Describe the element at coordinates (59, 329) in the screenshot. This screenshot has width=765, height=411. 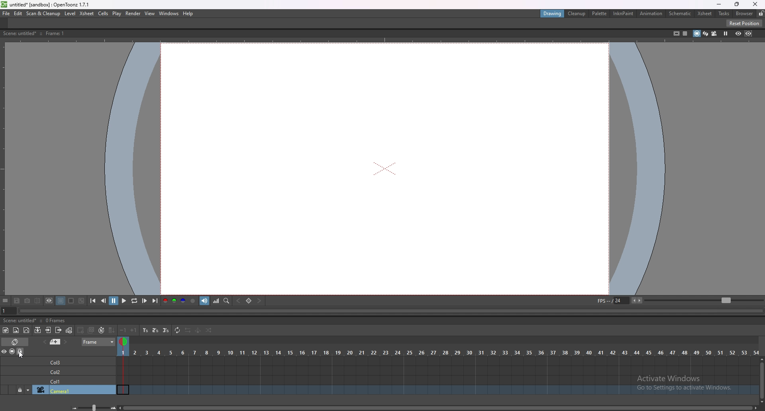
I see `close sub xsheet` at that location.